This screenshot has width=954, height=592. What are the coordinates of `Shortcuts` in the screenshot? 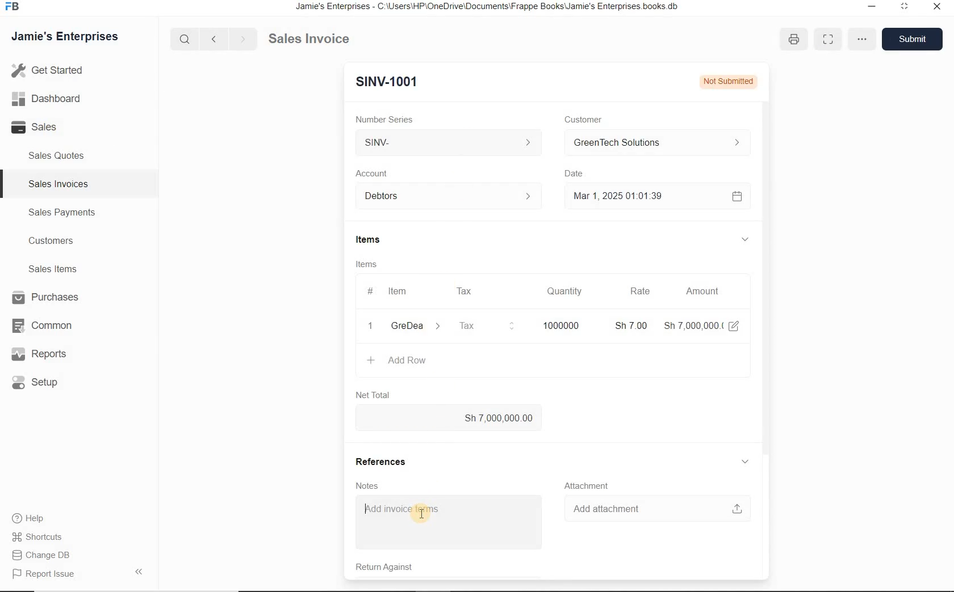 It's located at (42, 536).